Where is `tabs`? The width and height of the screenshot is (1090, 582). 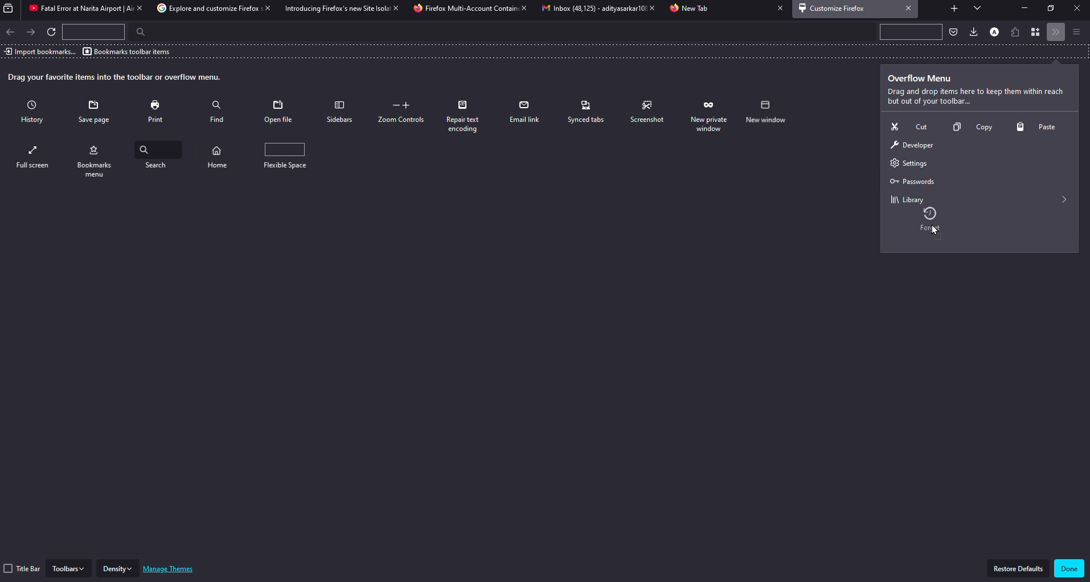 tabs is located at coordinates (977, 9).